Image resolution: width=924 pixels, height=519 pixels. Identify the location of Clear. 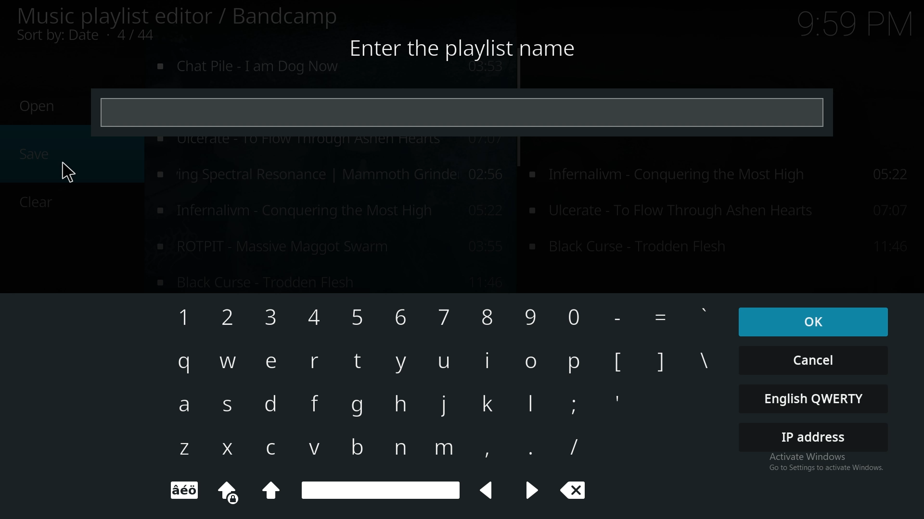
(580, 494).